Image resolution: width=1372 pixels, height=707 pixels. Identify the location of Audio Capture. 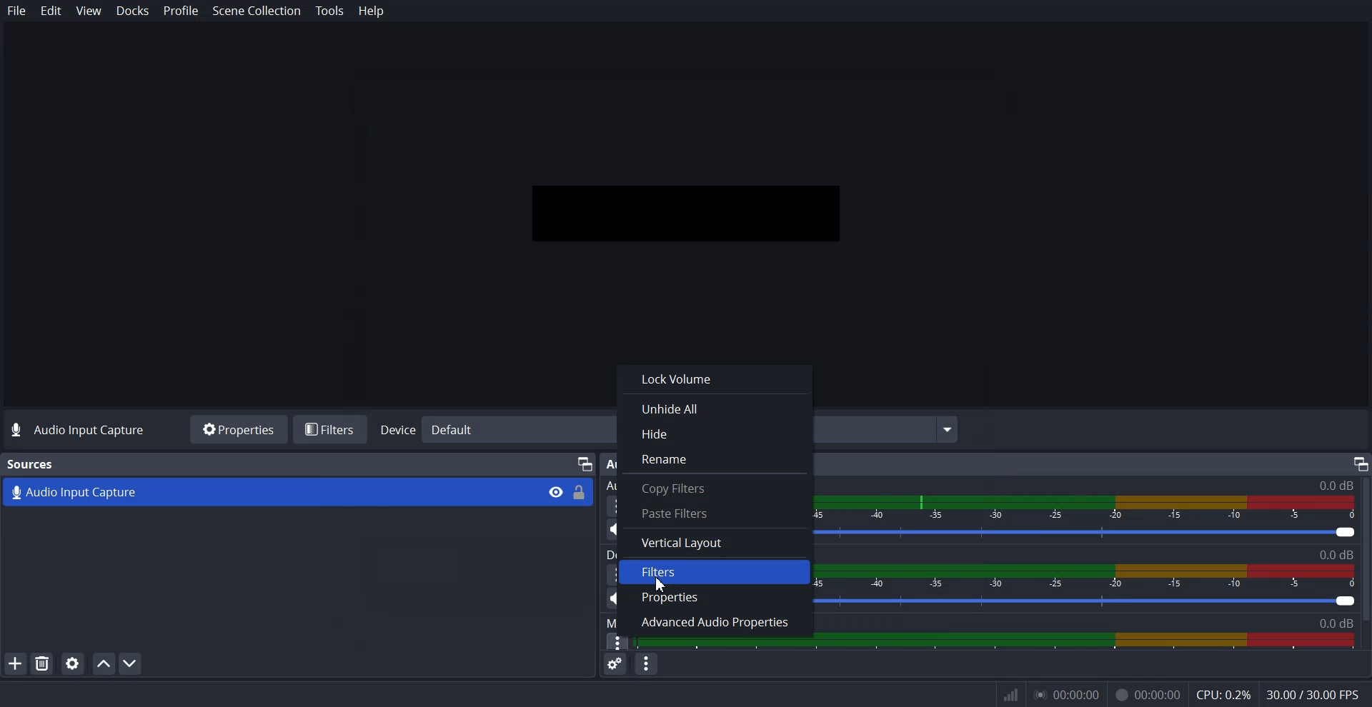
(258, 492).